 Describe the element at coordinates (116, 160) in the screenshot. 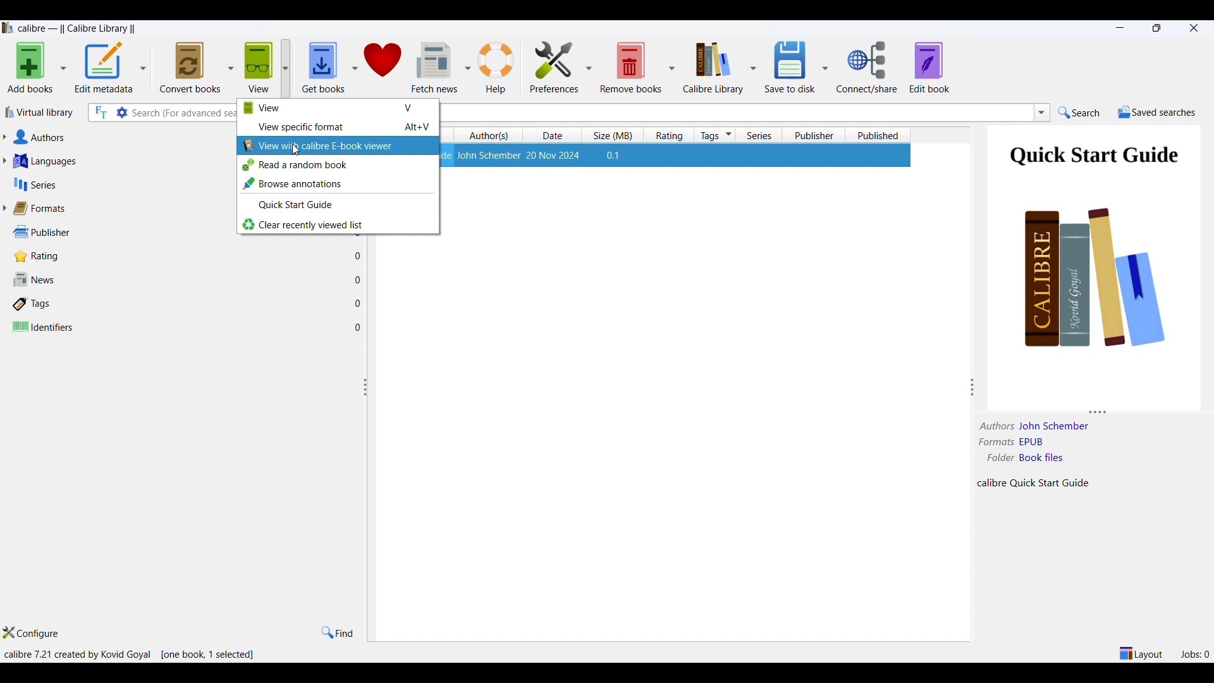

I see `languages` at that location.